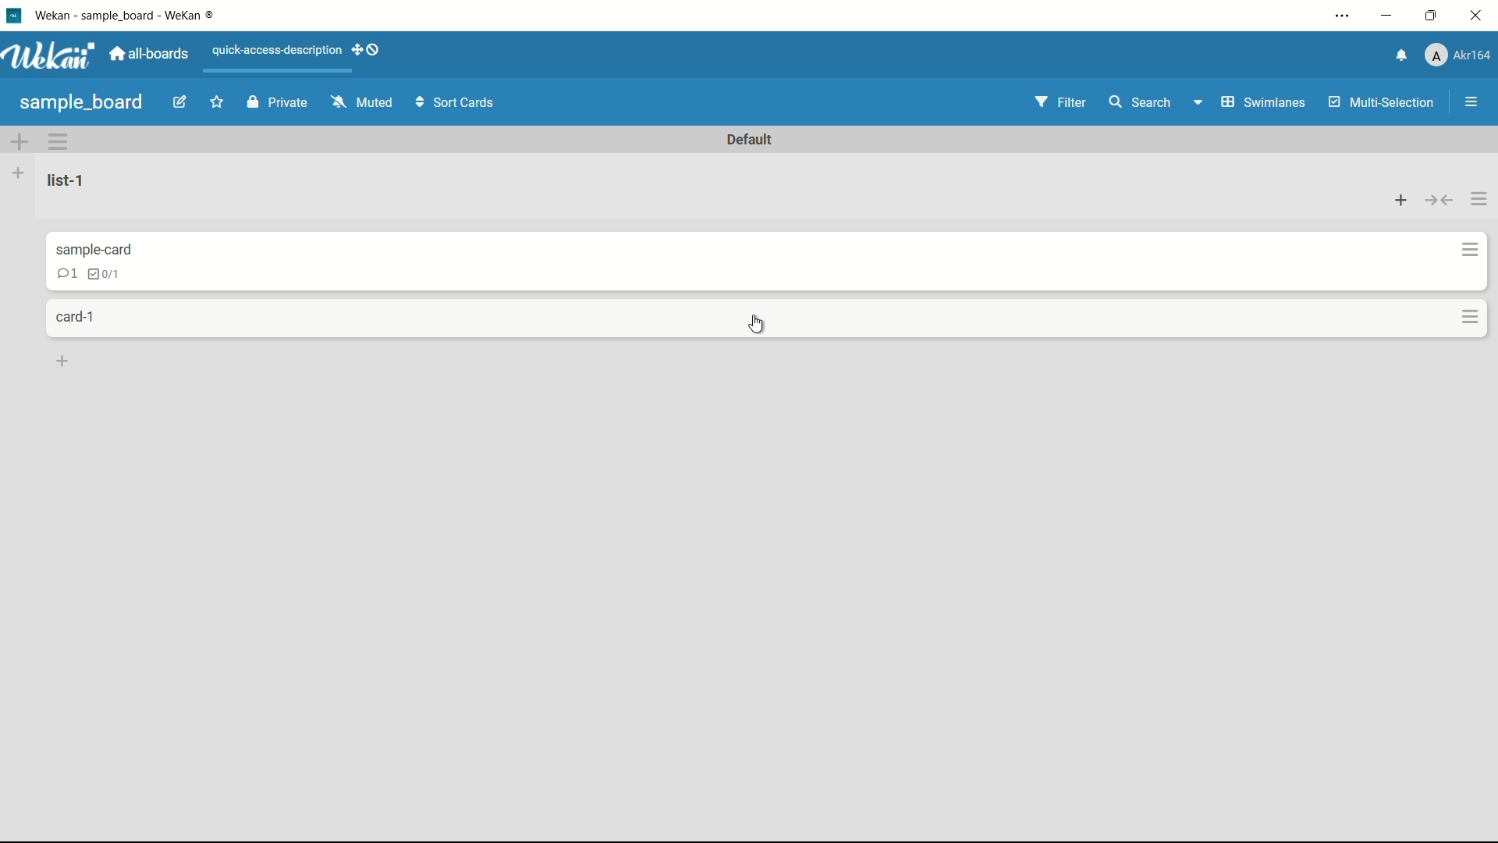  Describe the element at coordinates (755, 323) in the screenshot. I see `cursor` at that location.